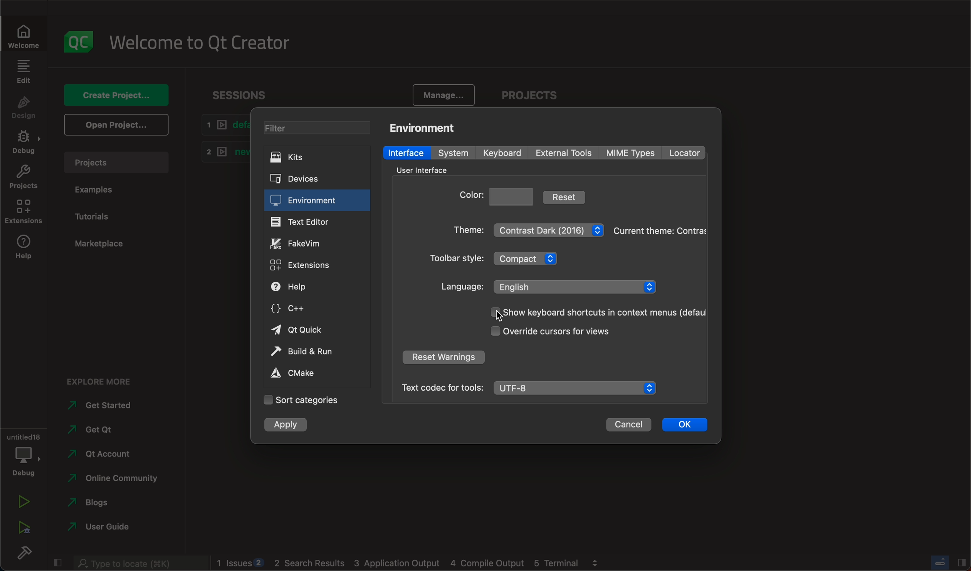 The height and width of the screenshot is (571, 971). Describe the element at coordinates (304, 374) in the screenshot. I see `cmake` at that location.